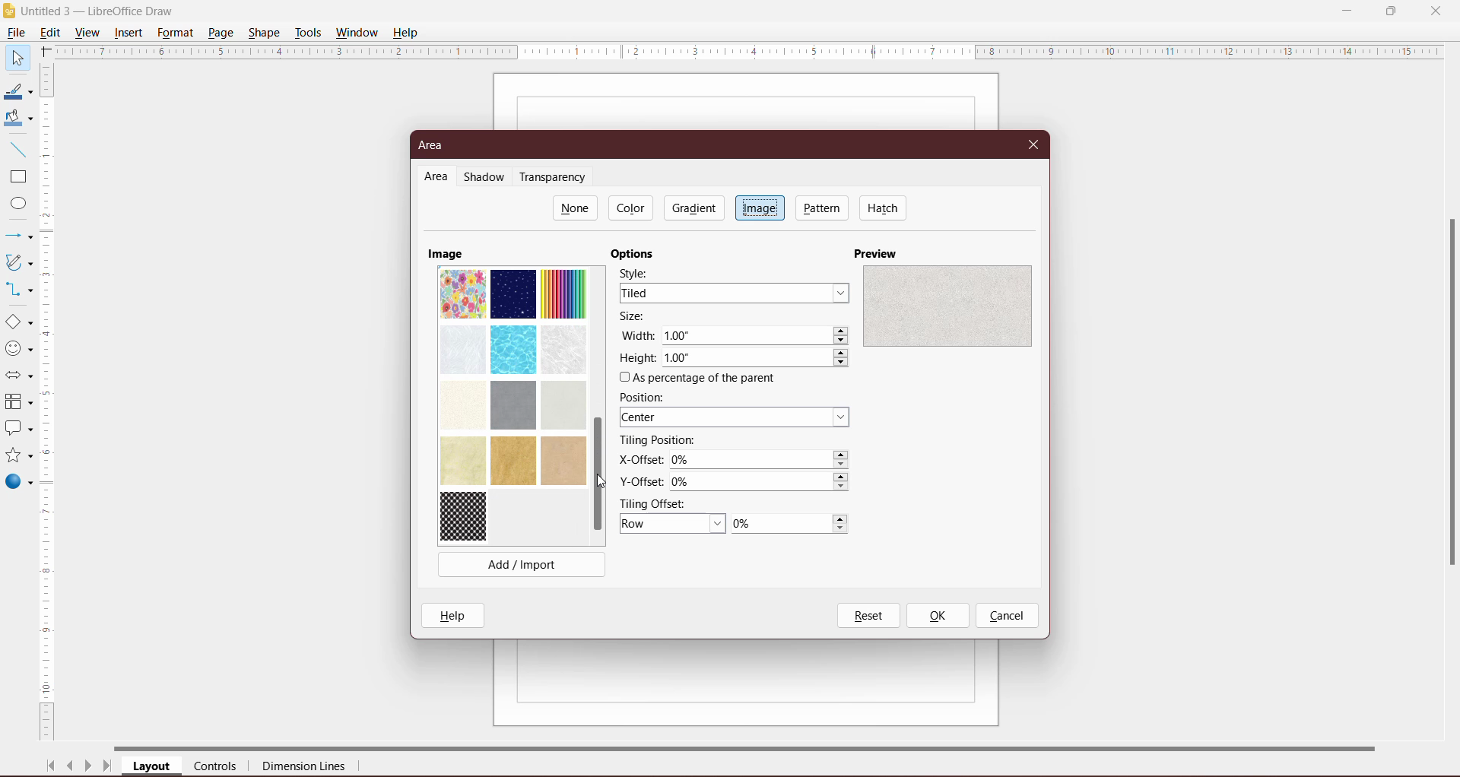 This screenshot has width=1460, height=777. I want to click on Symbol Shapes, so click(18, 349).